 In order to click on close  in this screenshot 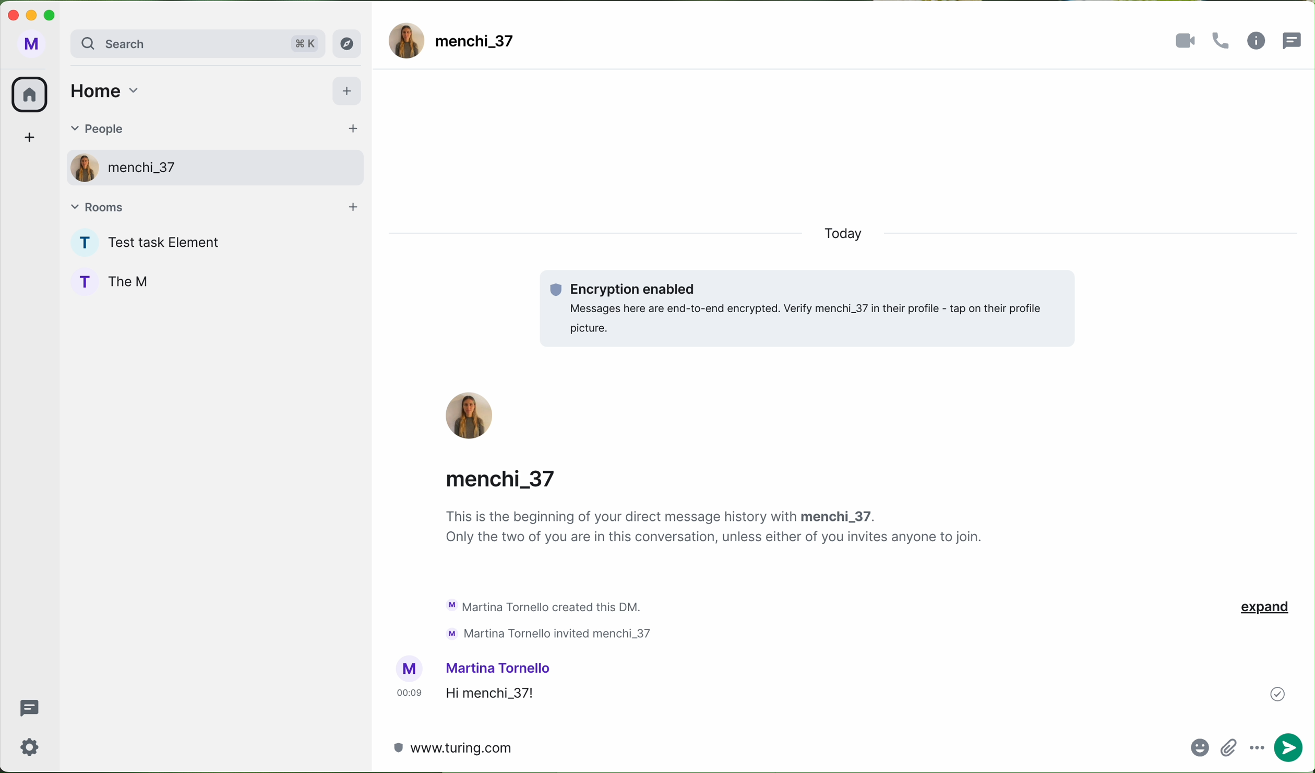, I will do `click(11, 14)`.